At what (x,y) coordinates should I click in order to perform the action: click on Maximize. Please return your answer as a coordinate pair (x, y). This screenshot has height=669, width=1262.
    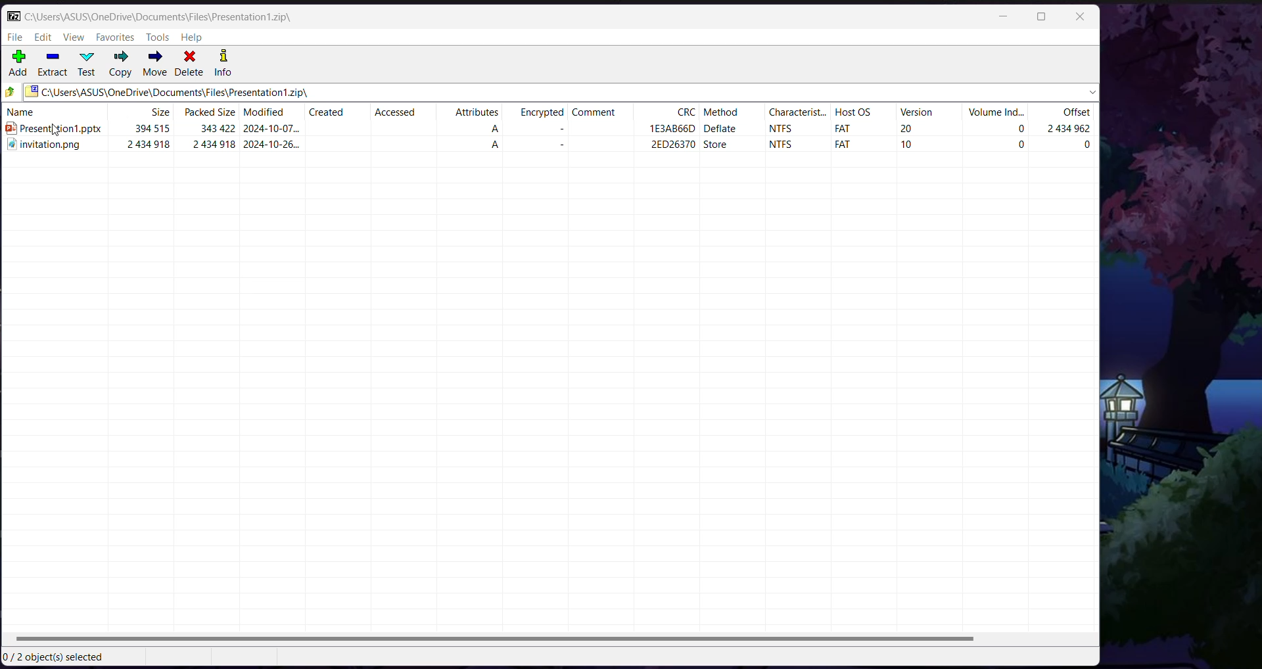
    Looking at the image, I should click on (1042, 16).